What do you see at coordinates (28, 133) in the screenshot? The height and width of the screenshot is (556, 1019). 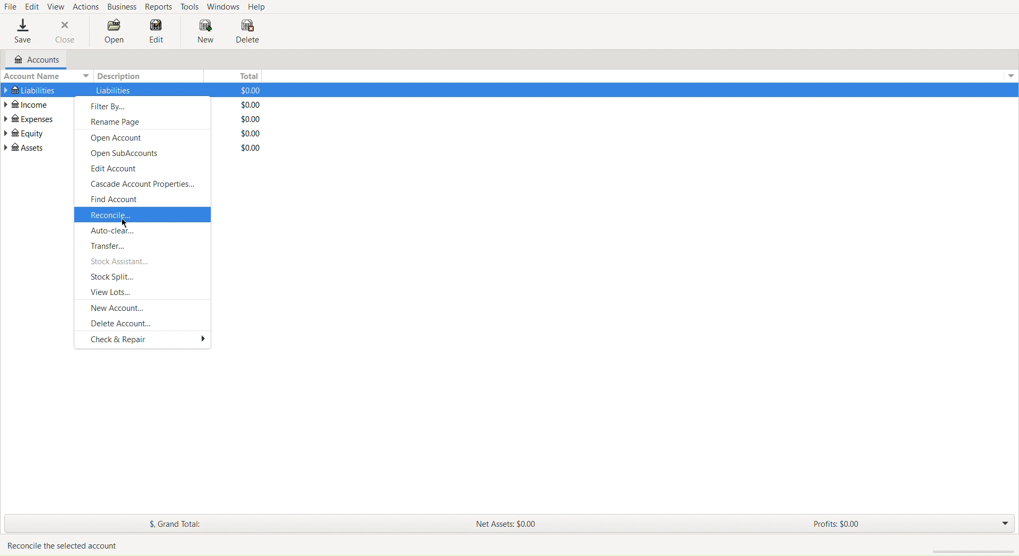 I see `Equity` at bounding box center [28, 133].